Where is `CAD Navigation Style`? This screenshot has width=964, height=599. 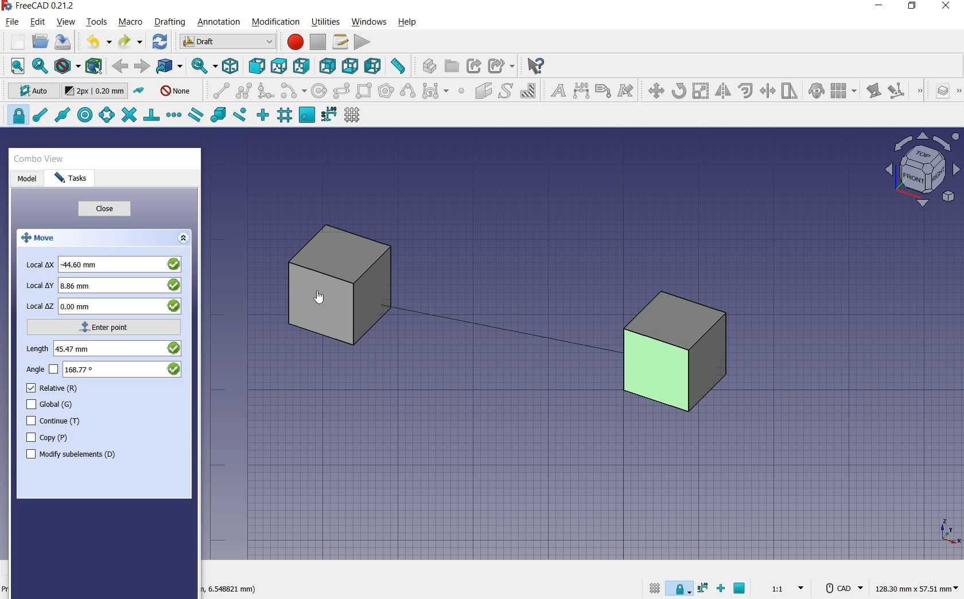 CAD Navigation Style is located at coordinates (842, 587).